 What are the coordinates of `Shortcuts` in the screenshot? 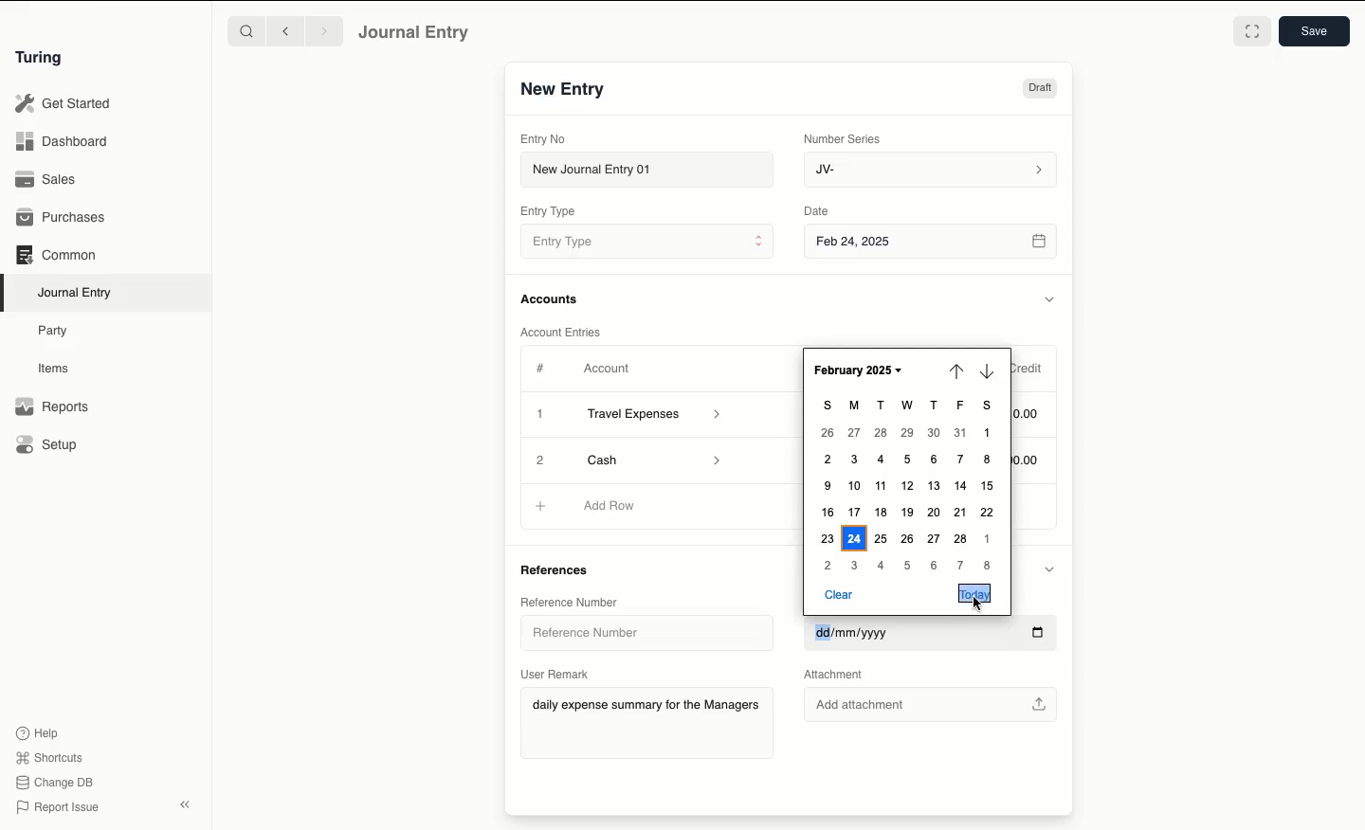 It's located at (52, 758).